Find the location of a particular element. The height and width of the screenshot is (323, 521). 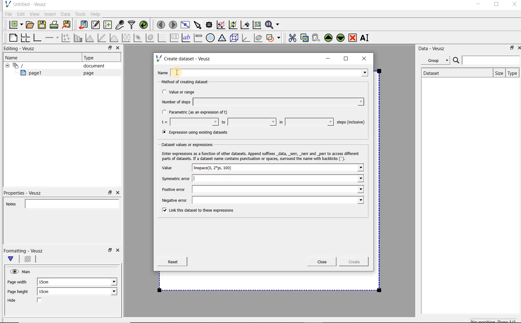

maximize is located at coordinates (497, 5).